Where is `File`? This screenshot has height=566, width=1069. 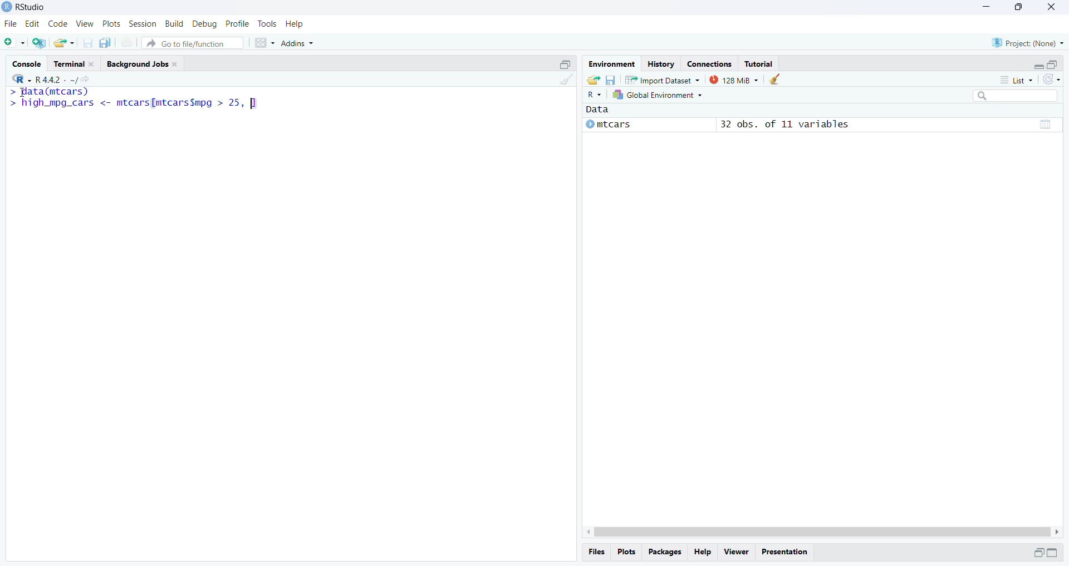 File is located at coordinates (12, 23).